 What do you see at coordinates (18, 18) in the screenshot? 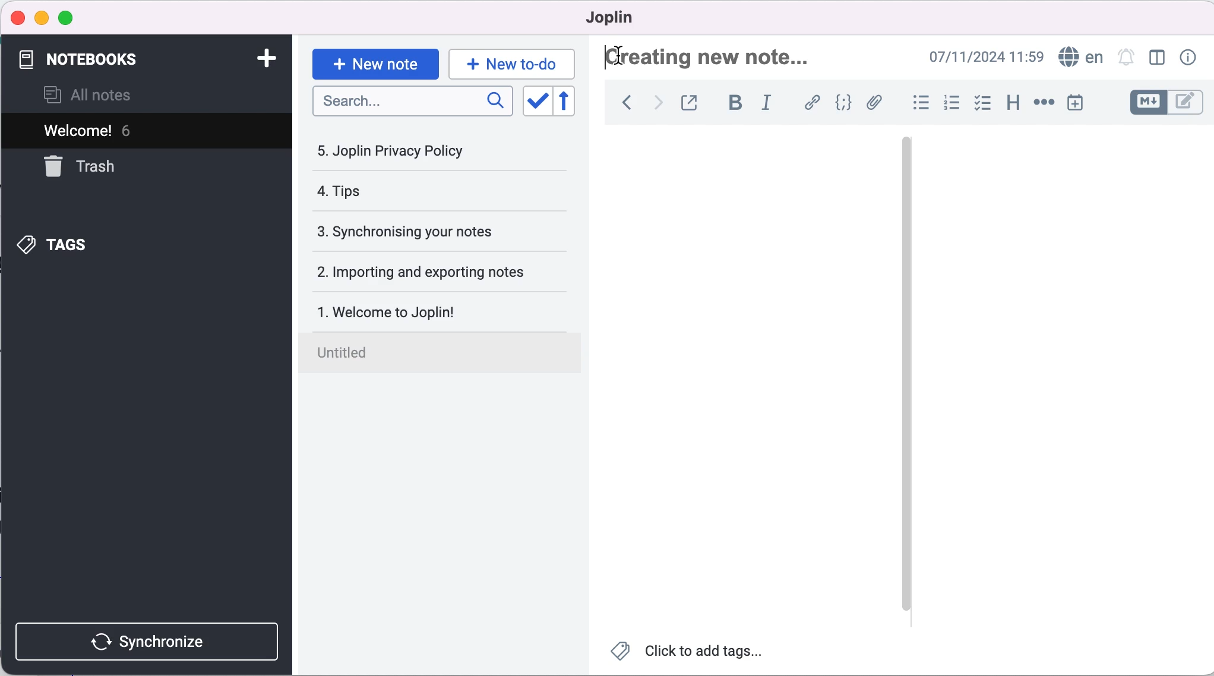
I see `close` at bounding box center [18, 18].